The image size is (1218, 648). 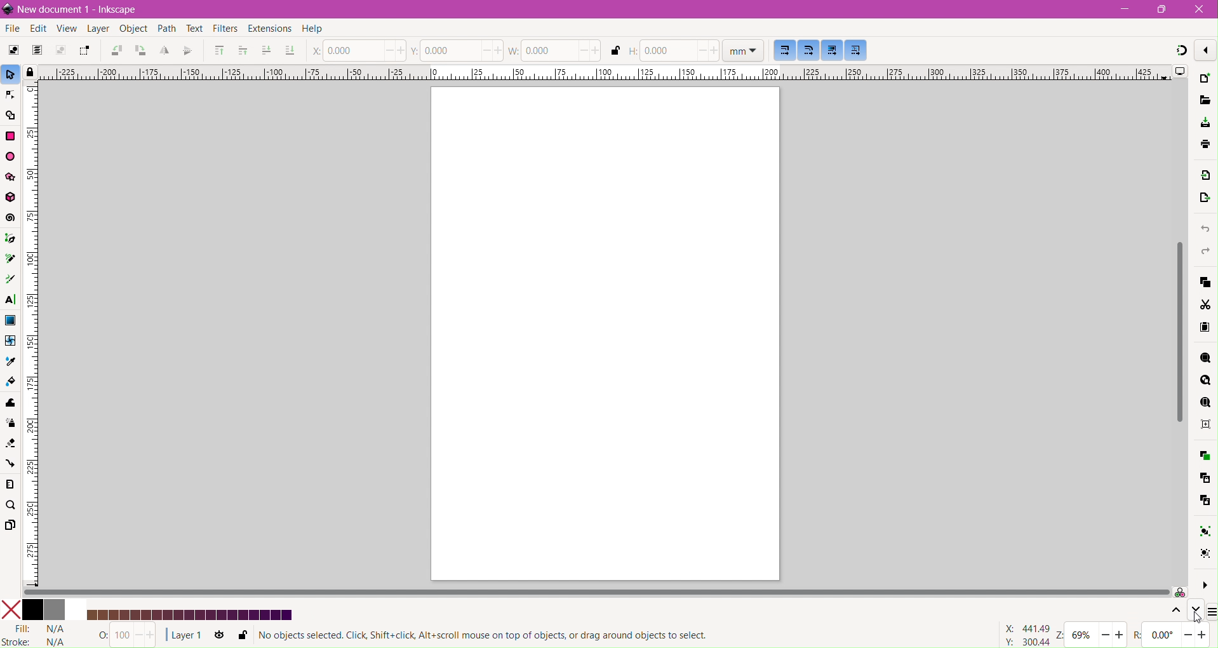 What do you see at coordinates (265, 50) in the screenshot?
I see `Lower` at bounding box center [265, 50].